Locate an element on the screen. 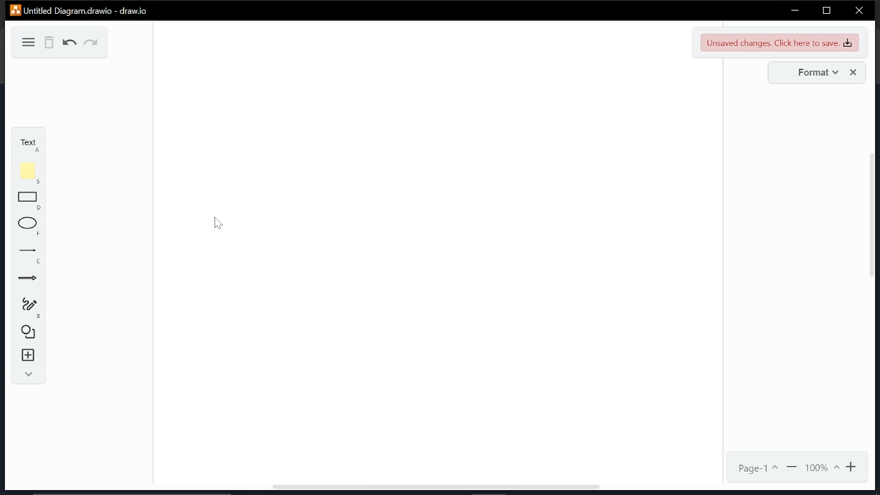 This screenshot has width=880, height=495. freehand is located at coordinates (29, 307).